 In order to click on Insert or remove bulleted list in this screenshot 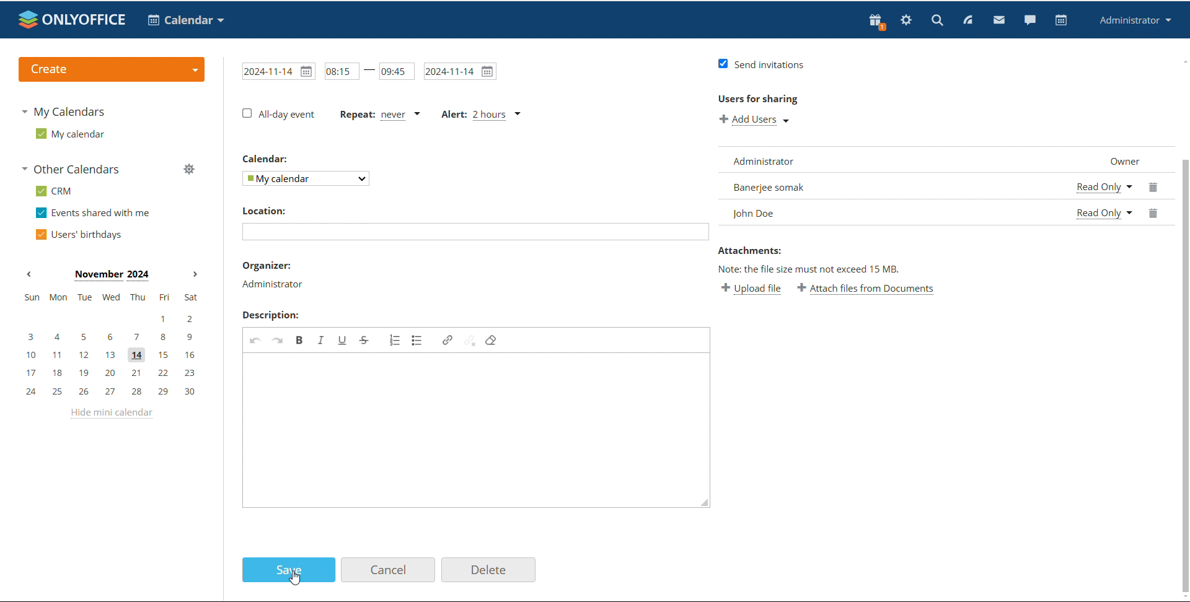, I will do `click(418, 341)`.